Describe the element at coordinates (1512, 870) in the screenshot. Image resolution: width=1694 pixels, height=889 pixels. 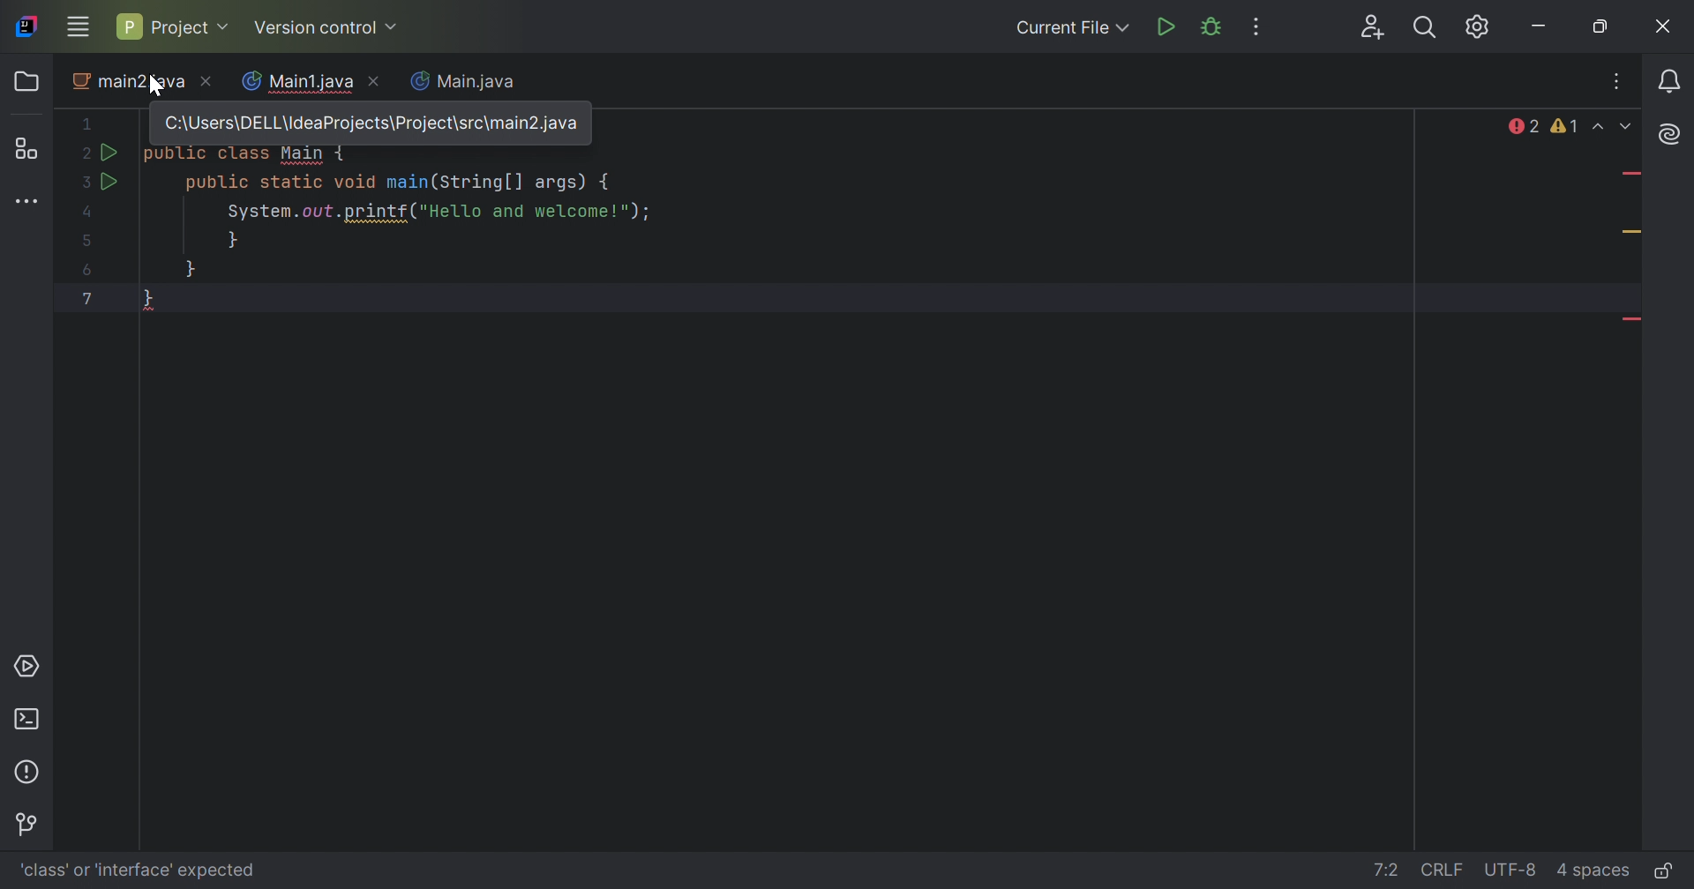
I see `file encoding: UTF-8` at that location.